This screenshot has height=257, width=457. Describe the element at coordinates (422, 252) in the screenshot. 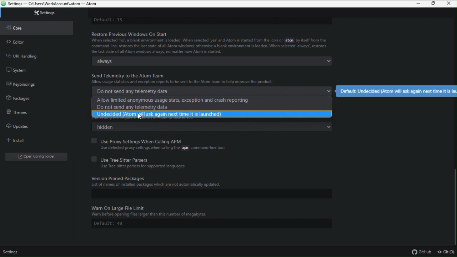

I see `github` at that location.